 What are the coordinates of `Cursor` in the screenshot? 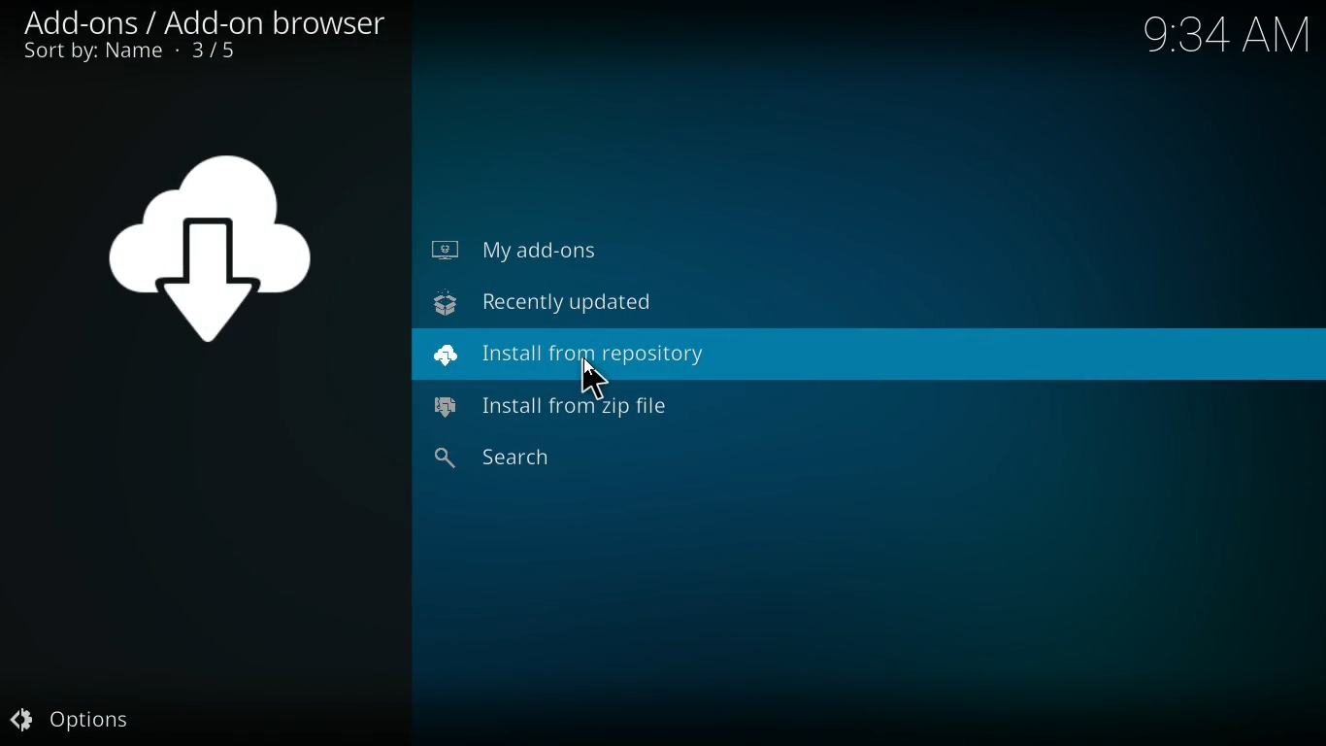 It's located at (591, 377).